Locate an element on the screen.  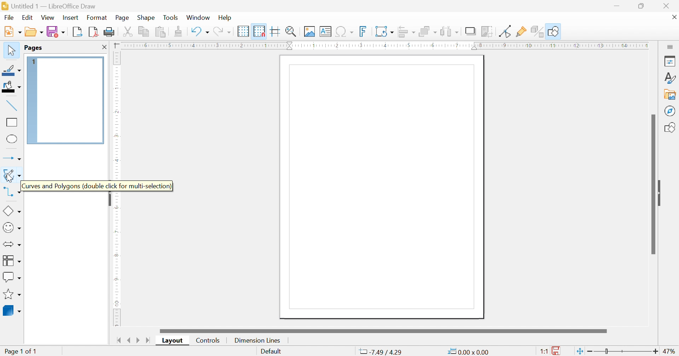
snap to grid is located at coordinates (259, 31).